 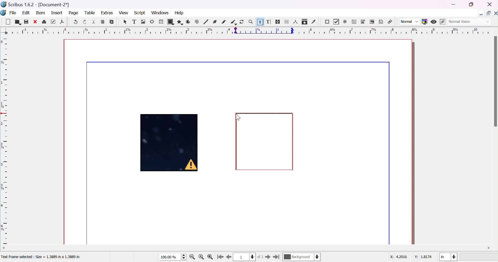 I want to click on unlink text frames, so click(x=287, y=22).